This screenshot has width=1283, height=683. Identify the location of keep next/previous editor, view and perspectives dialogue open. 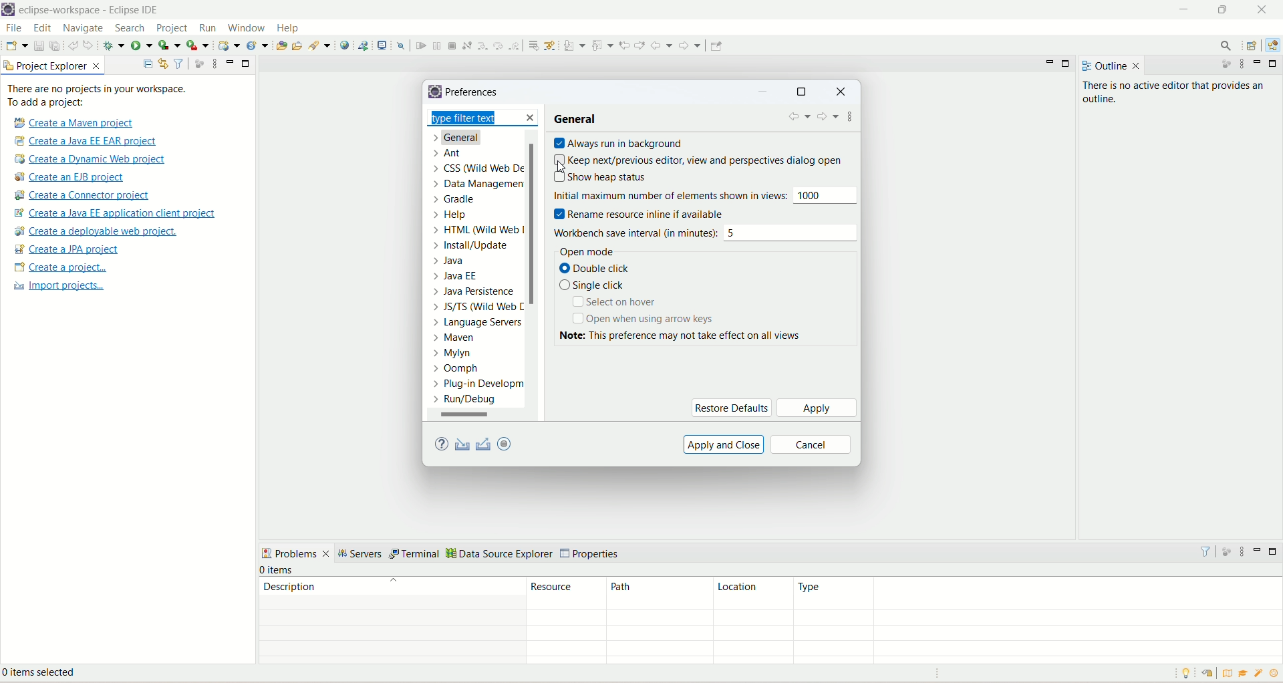
(697, 159).